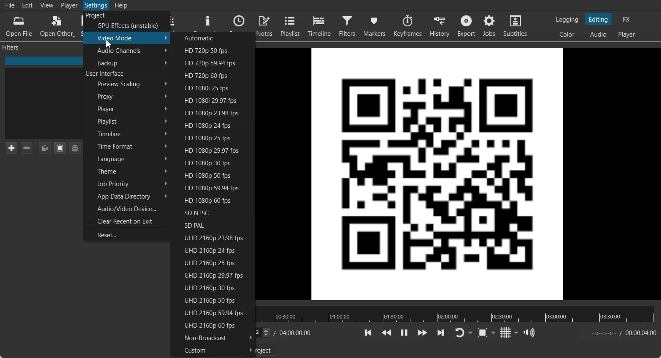  I want to click on Recent, so click(239, 21).